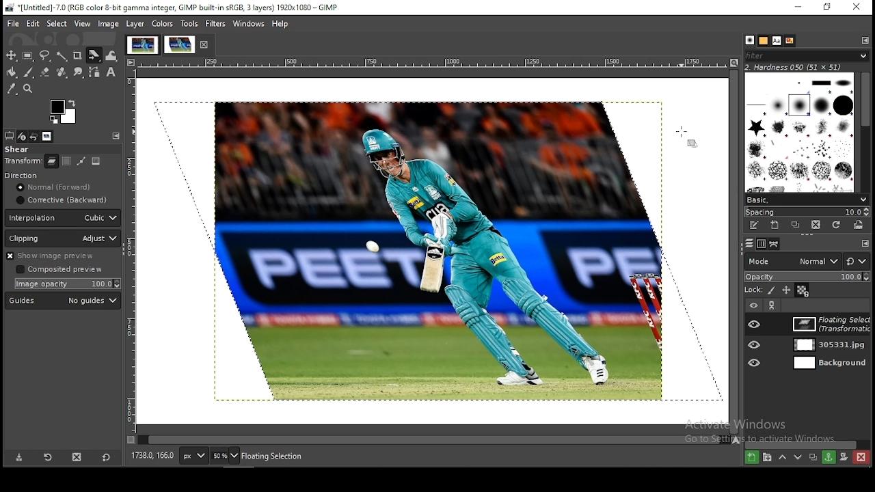 This screenshot has height=492, width=875. I want to click on open brush as image, so click(858, 226).